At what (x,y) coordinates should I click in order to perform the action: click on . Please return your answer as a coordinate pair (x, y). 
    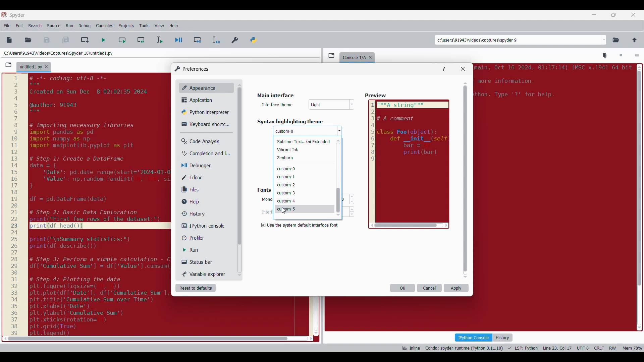
    Looking at the image, I should click on (332, 105).